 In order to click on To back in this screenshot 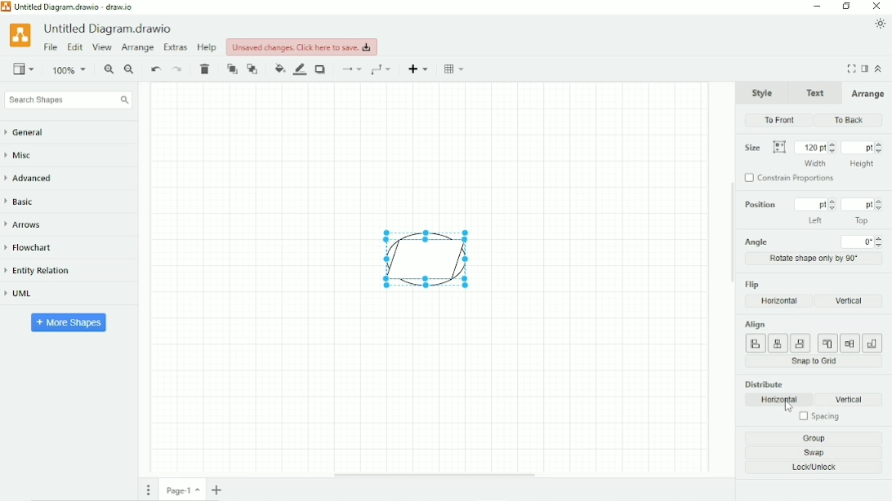, I will do `click(846, 120)`.